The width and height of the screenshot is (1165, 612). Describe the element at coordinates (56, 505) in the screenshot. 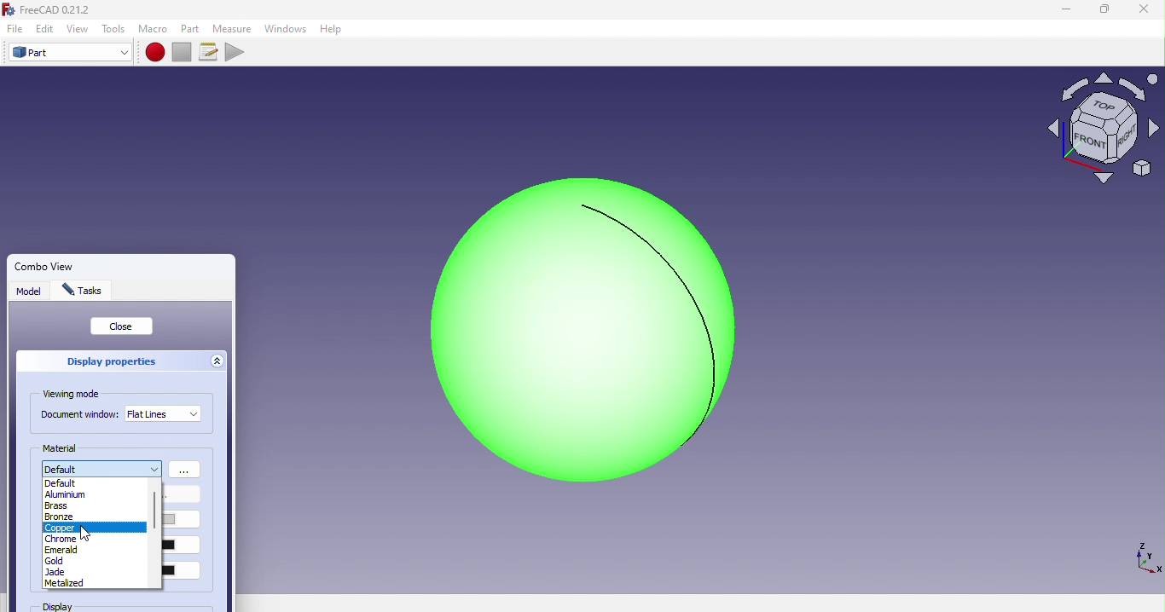

I see `Brass` at that location.